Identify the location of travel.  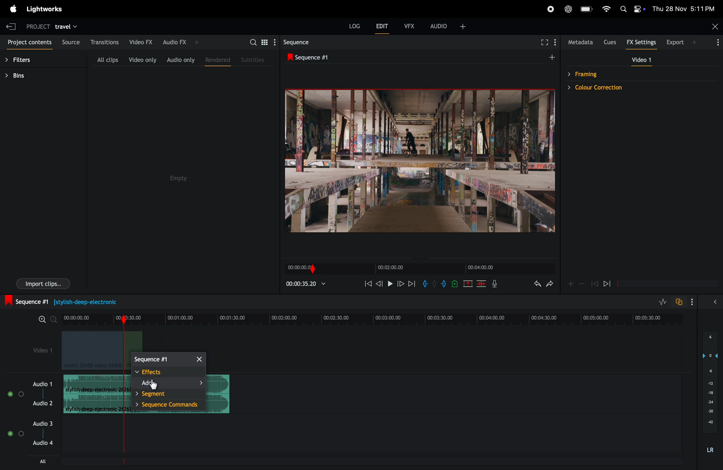
(72, 26).